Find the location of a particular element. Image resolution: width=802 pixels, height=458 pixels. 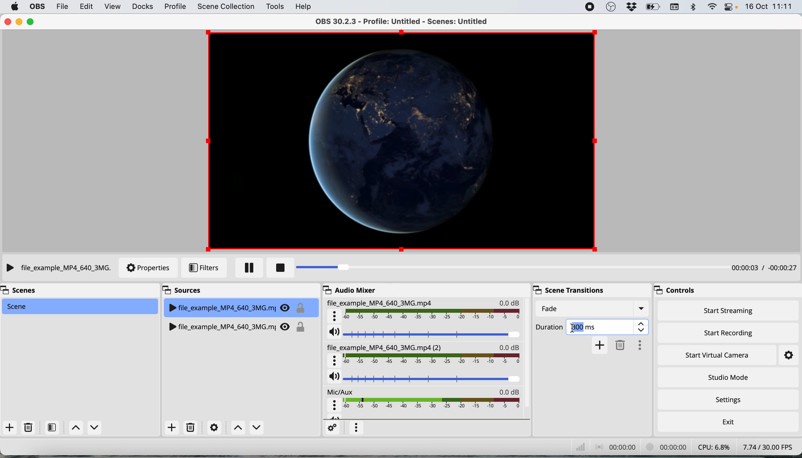

properties is located at coordinates (149, 268).